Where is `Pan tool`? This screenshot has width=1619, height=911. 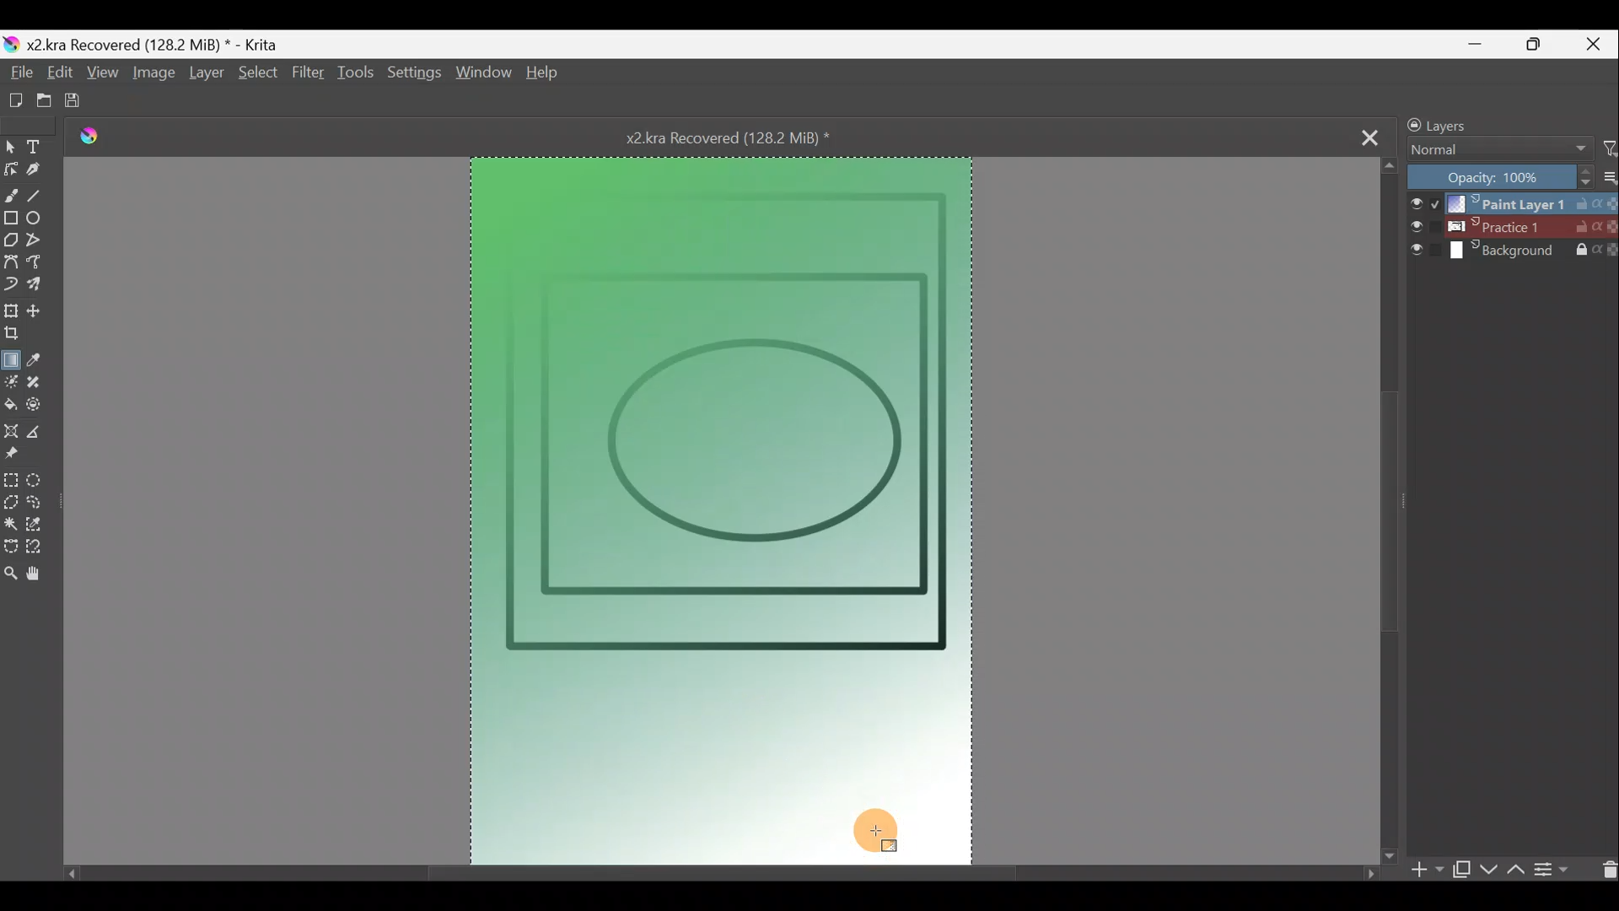 Pan tool is located at coordinates (39, 578).